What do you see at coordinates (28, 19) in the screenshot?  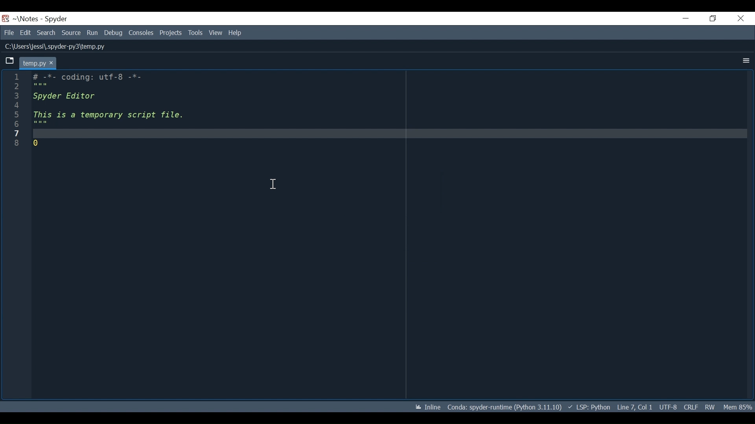 I see `Projects Name` at bounding box center [28, 19].